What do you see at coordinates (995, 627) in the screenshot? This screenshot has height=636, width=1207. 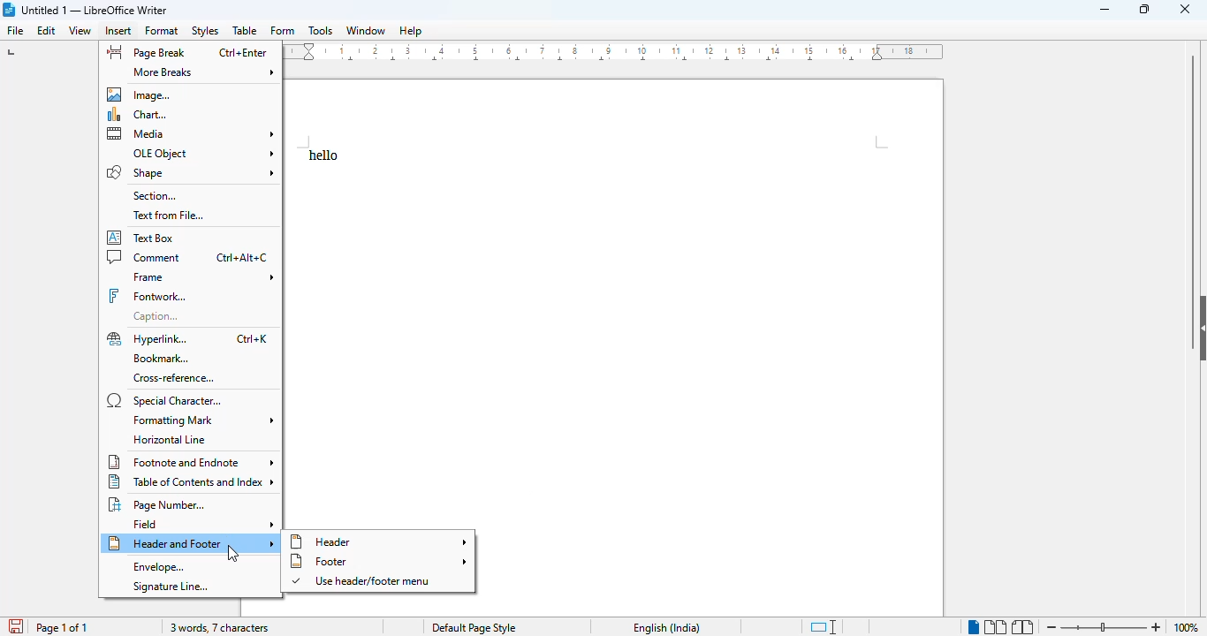 I see `multi-page view` at bounding box center [995, 627].